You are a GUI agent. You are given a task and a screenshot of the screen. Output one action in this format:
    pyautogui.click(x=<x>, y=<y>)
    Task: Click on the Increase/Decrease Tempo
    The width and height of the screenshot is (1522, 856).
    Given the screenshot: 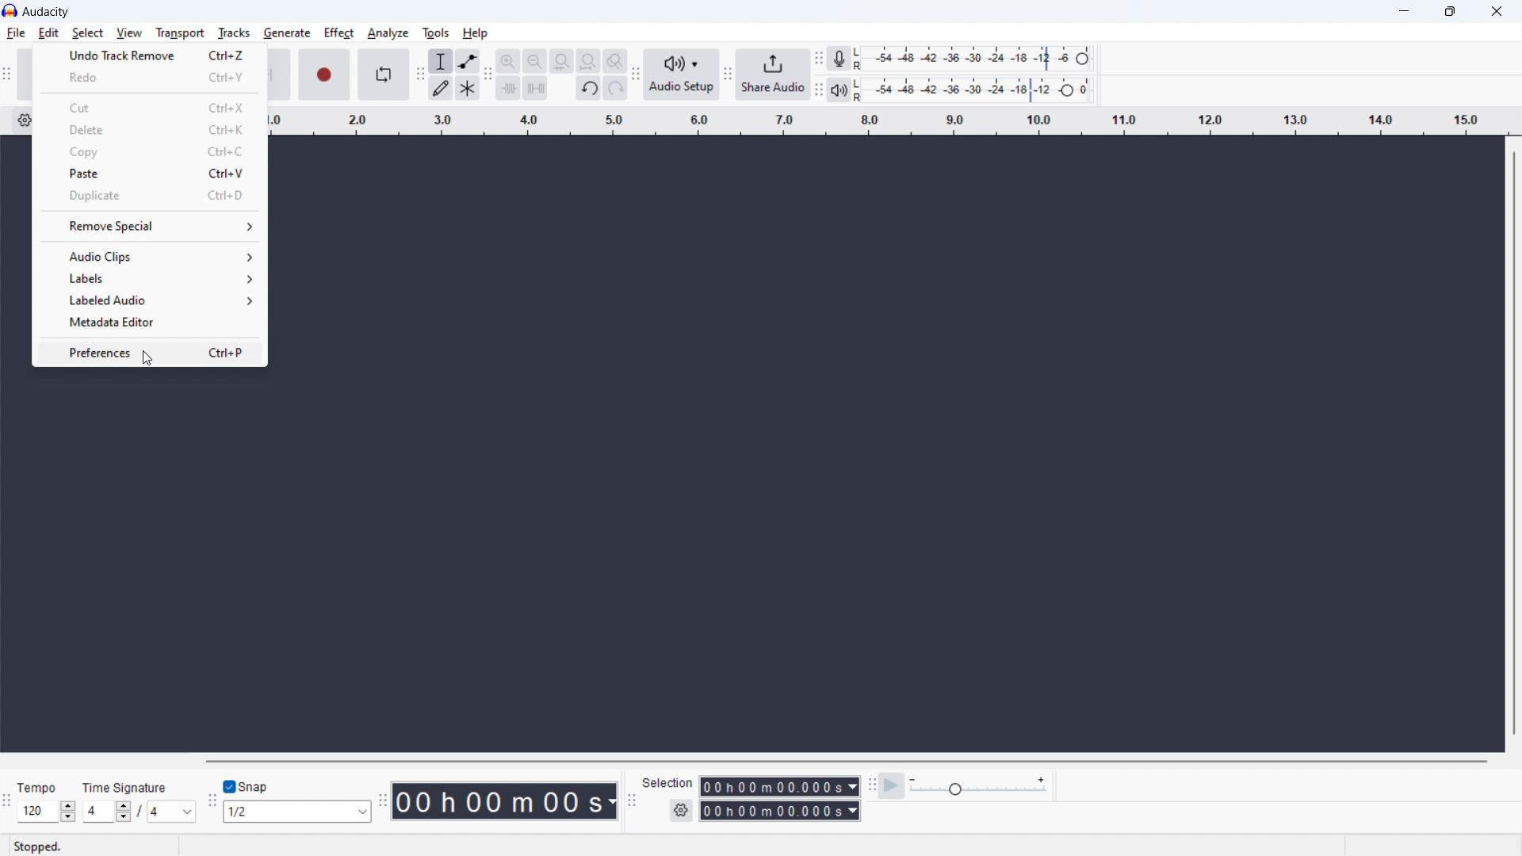 What is the action you would take?
    pyautogui.click(x=68, y=812)
    